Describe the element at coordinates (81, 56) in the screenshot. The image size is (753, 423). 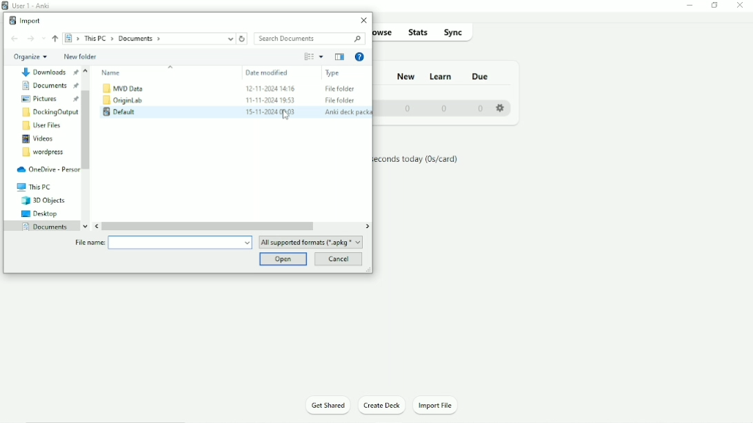
I see `New folder` at that location.